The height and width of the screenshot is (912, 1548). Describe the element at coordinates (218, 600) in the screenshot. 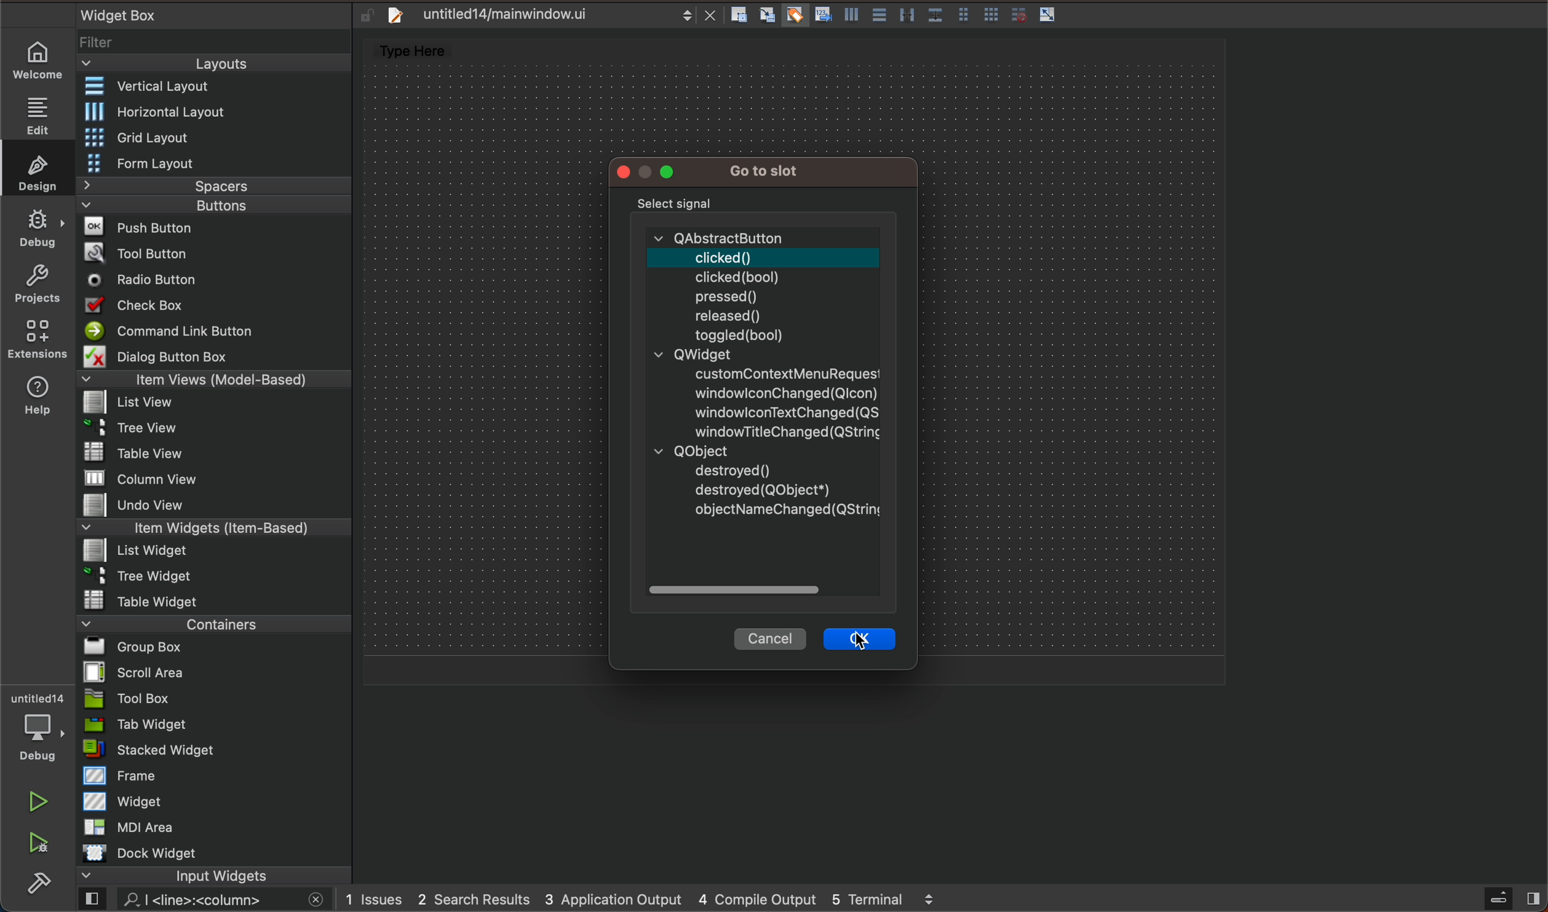

I see `table widget` at that location.